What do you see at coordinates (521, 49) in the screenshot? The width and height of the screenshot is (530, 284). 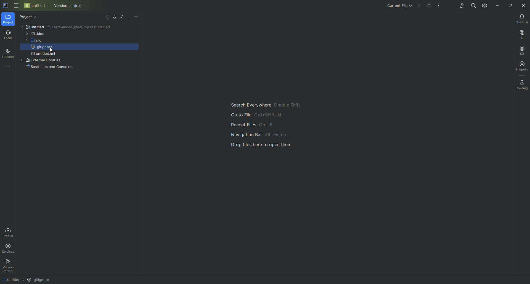 I see `Database` at bounding box center [521, 49].